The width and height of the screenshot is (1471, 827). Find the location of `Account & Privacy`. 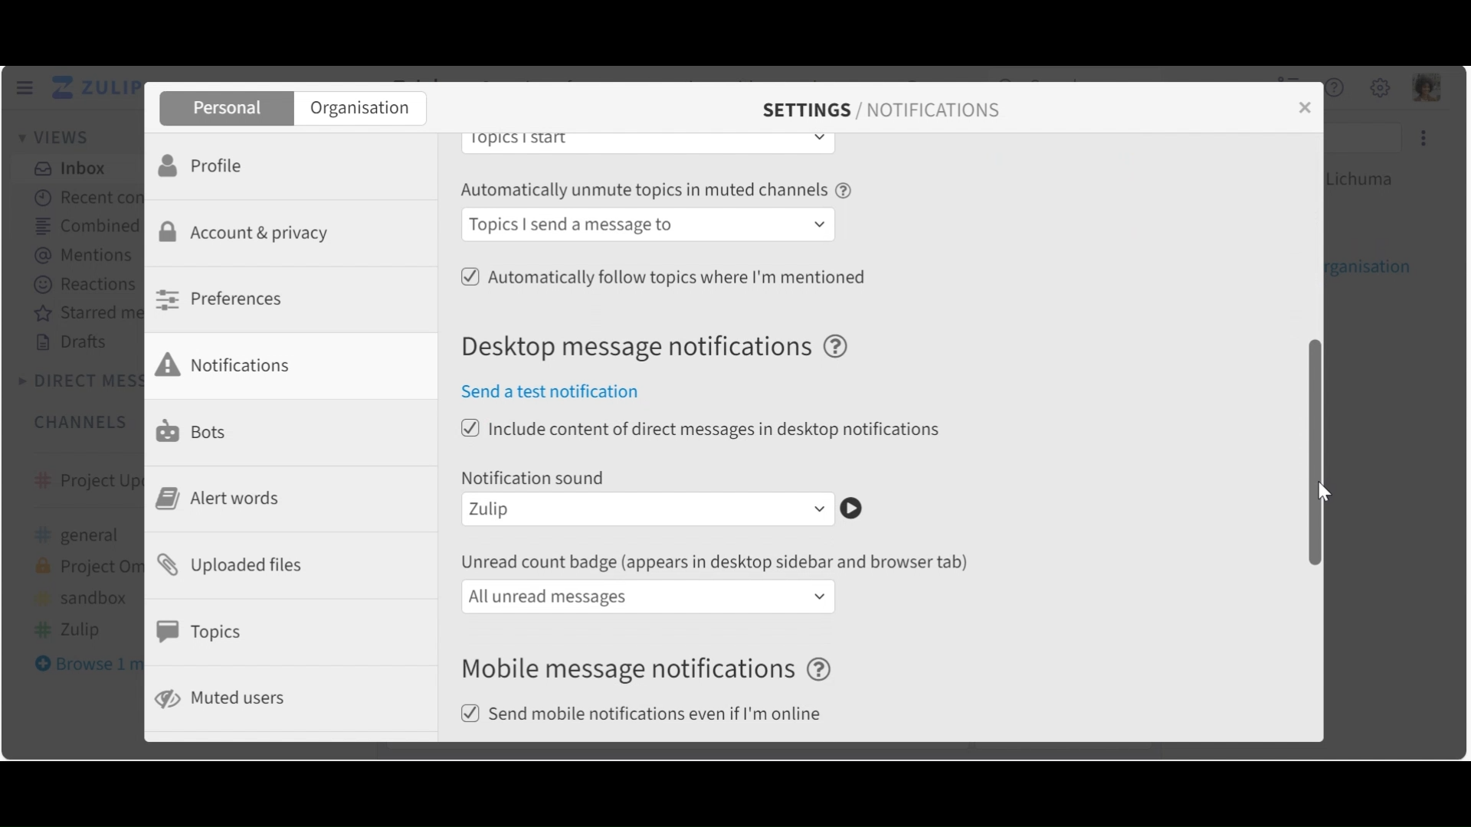

Account & Privacy is located at coordinates (249, 234).